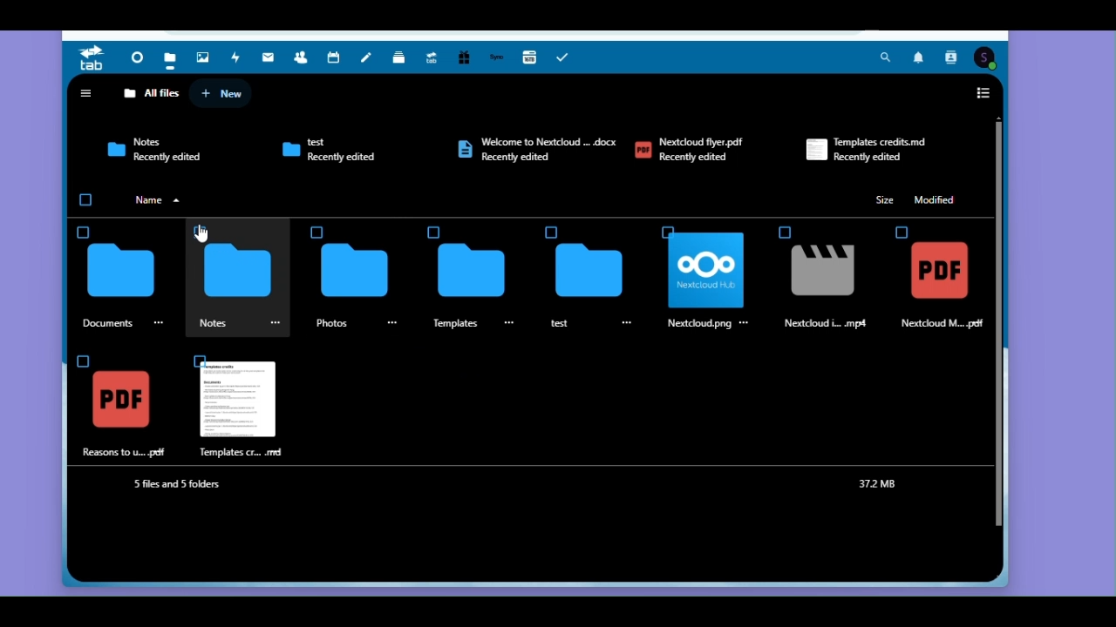 The height and width of the screenshot is (627, 1116). I want to click on Checkbox, so click(87, 200).